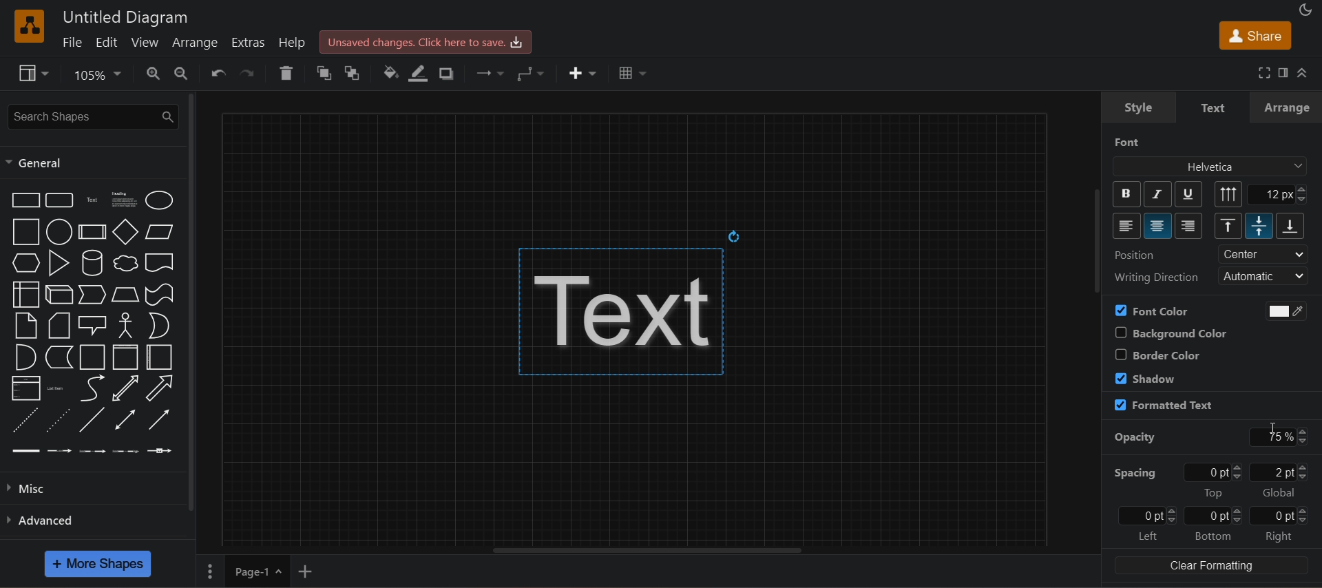 This screenshot has width=1322, height=588. I want to click on vertical scroll bar, so click(191, 302).